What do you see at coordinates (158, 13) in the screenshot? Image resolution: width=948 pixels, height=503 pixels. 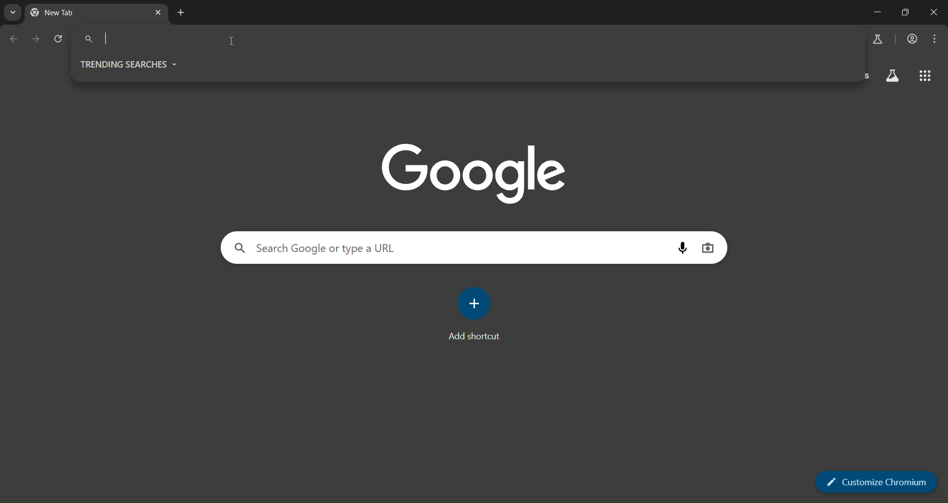 I see `close tab` at bounding box center [158, 13].